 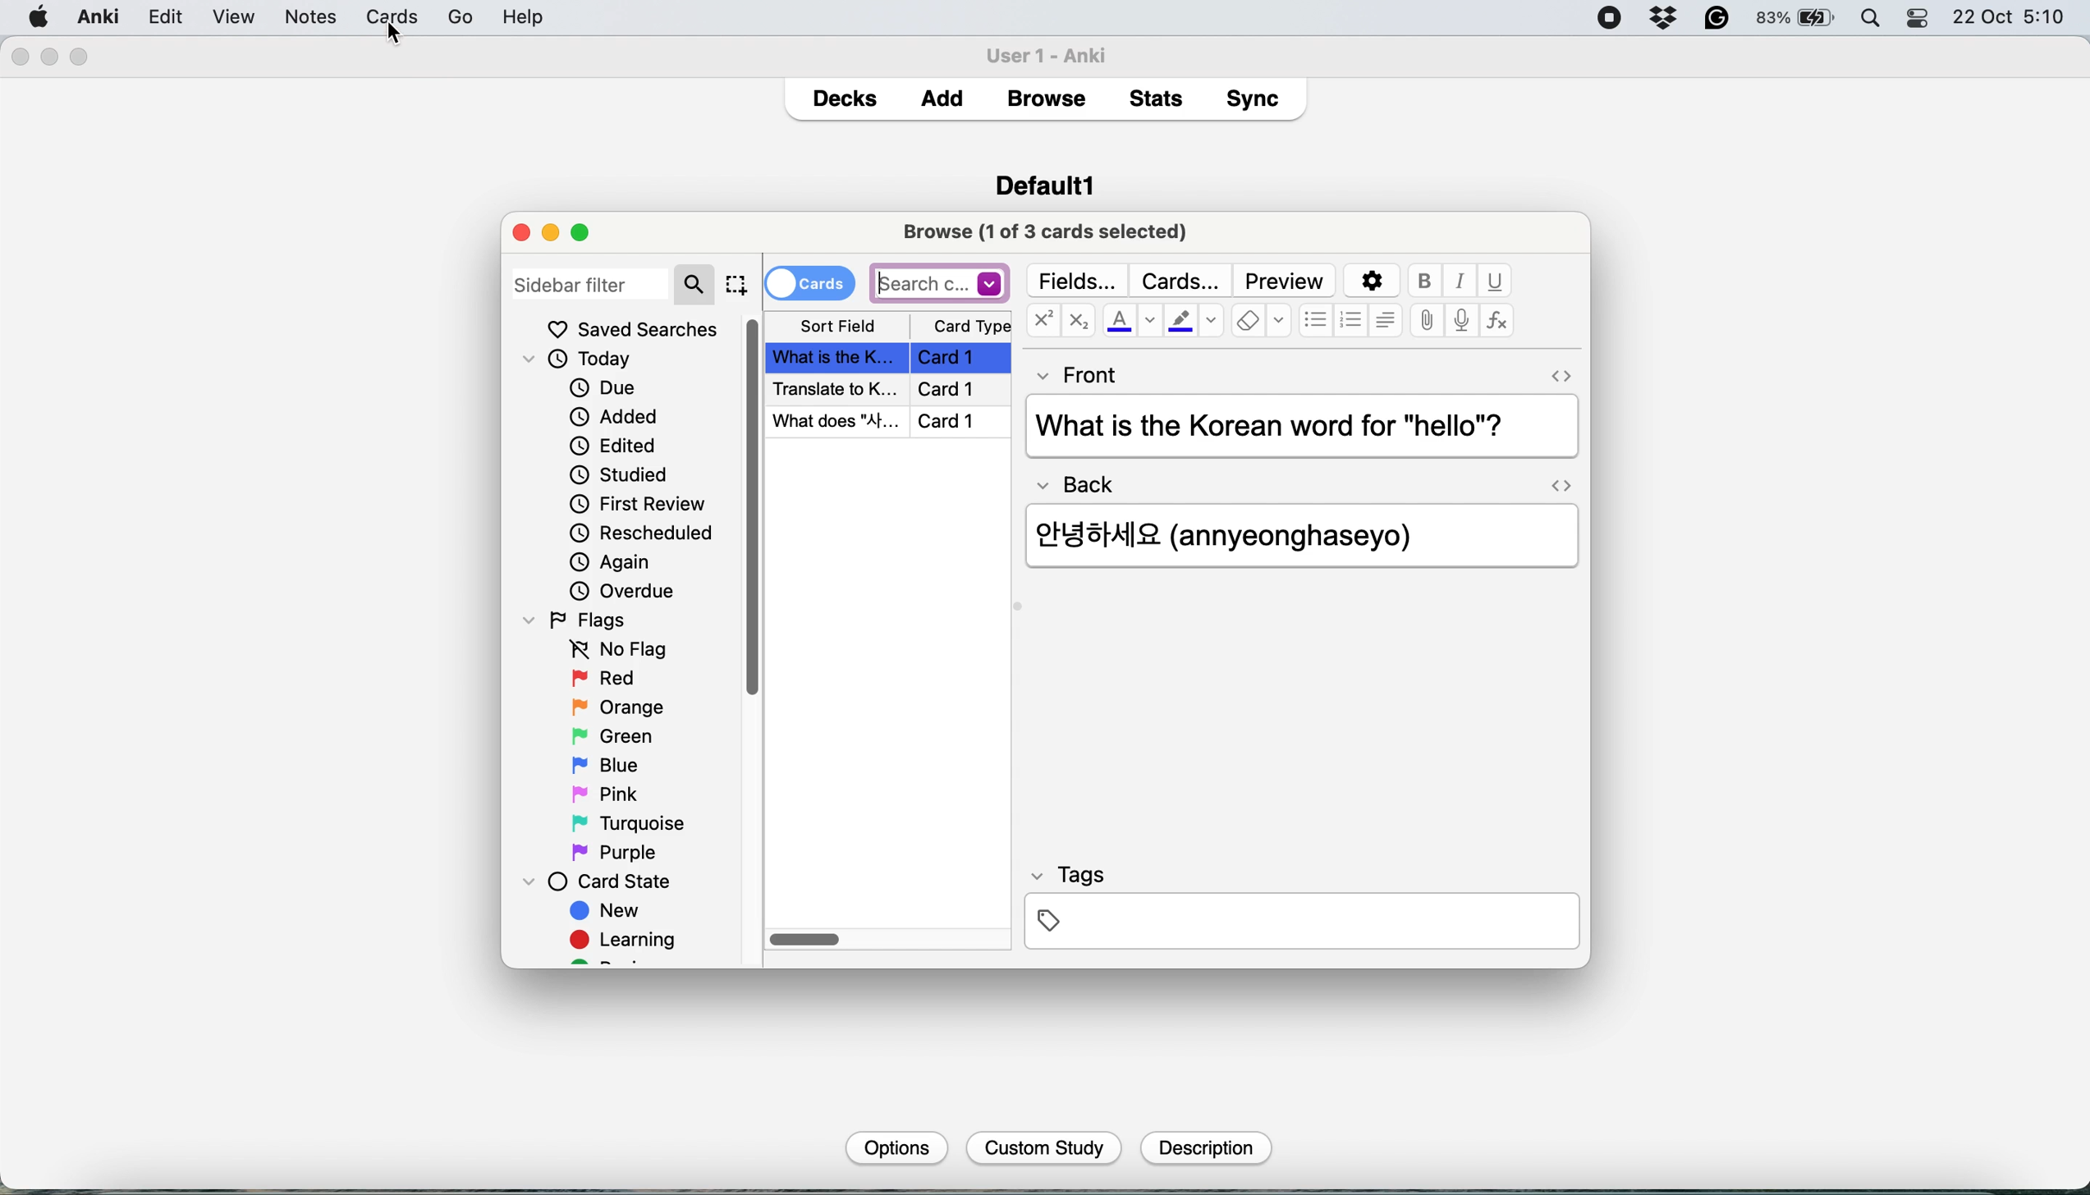 I want to click on italic, so click(x=1462, y=282).